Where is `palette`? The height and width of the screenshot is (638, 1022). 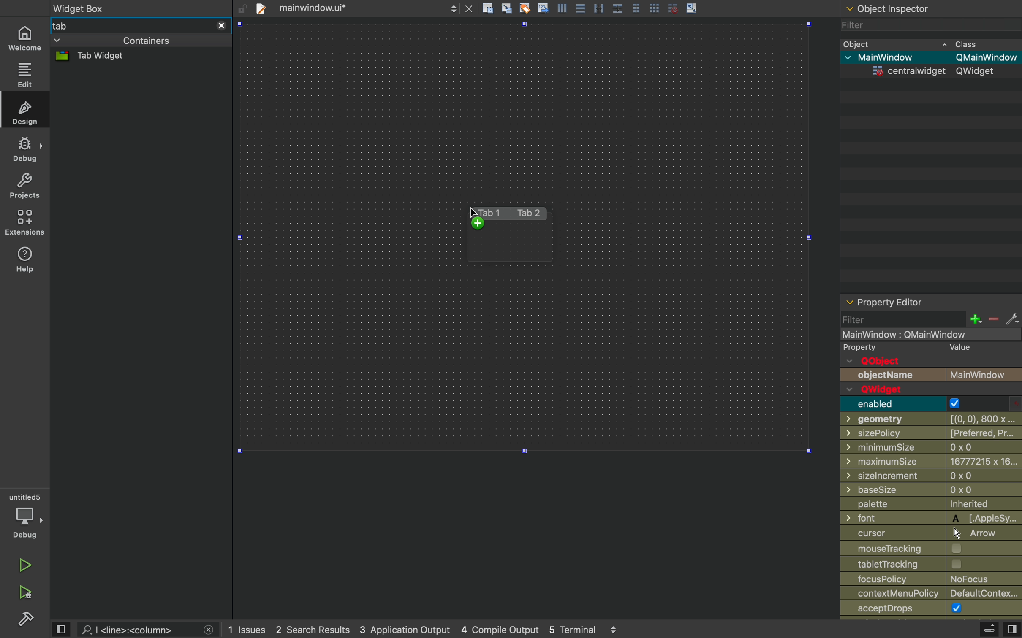
palette is located at coordinates (928, 506).